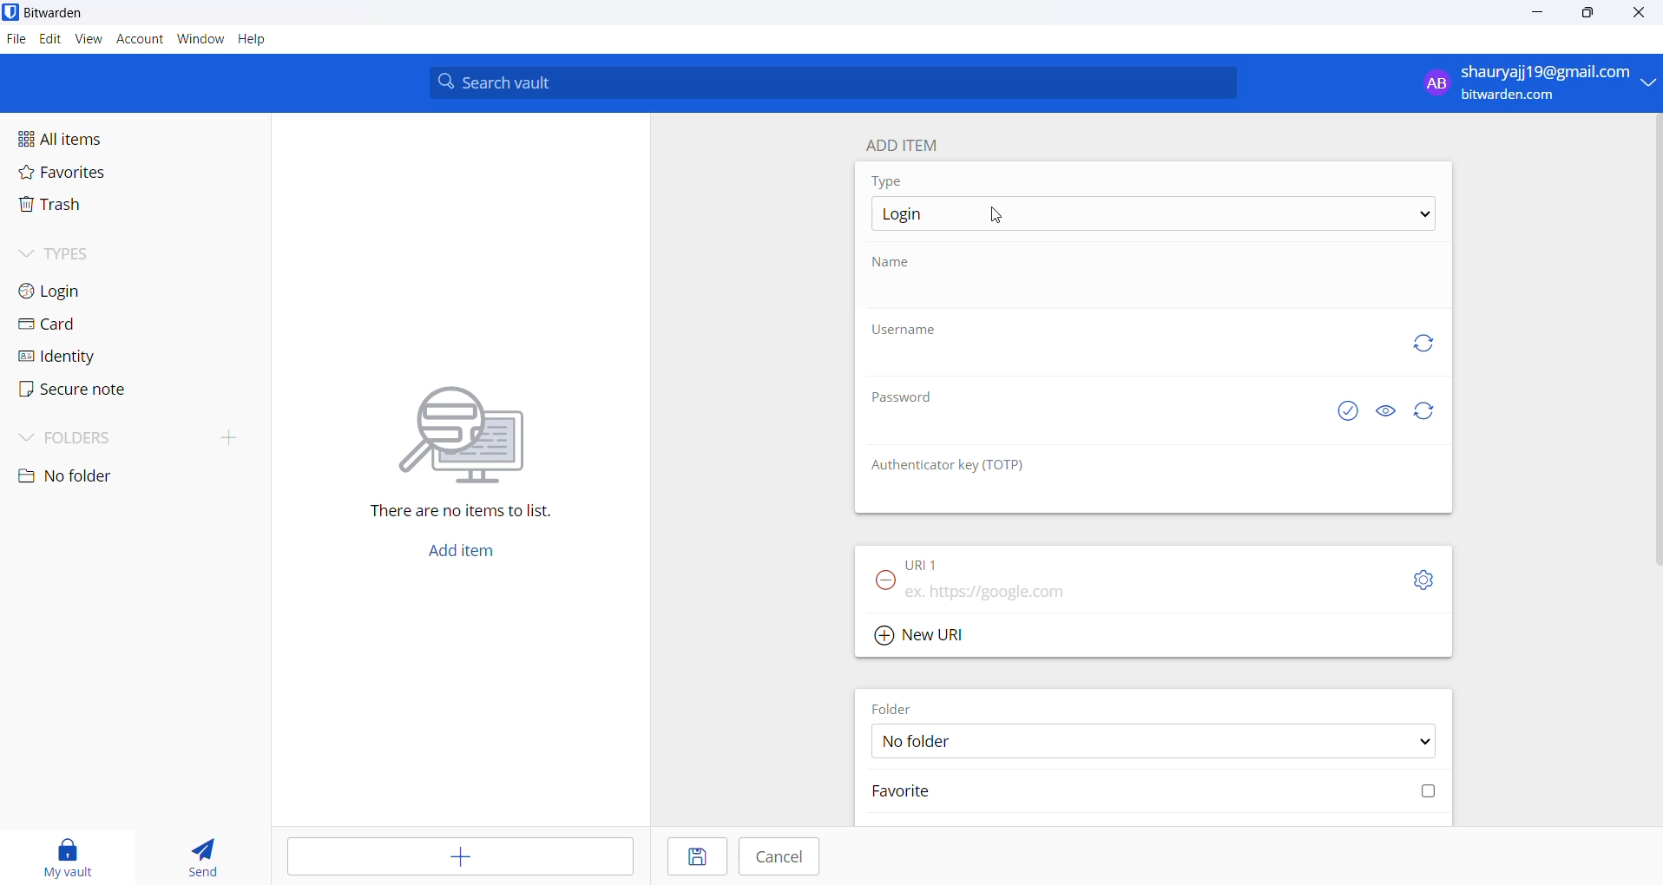  Describe the element at coordinates (82, 253) in the screenshot. I see `types` at that location.